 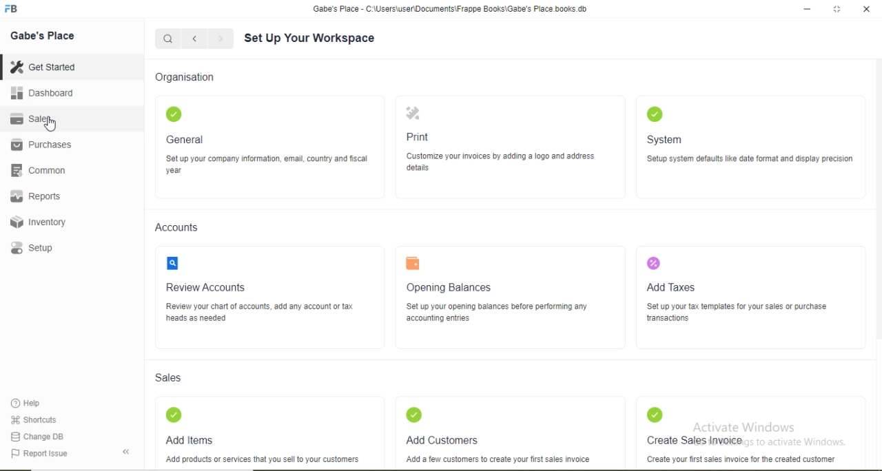 I want to click on back, so click(x=194, y=39).